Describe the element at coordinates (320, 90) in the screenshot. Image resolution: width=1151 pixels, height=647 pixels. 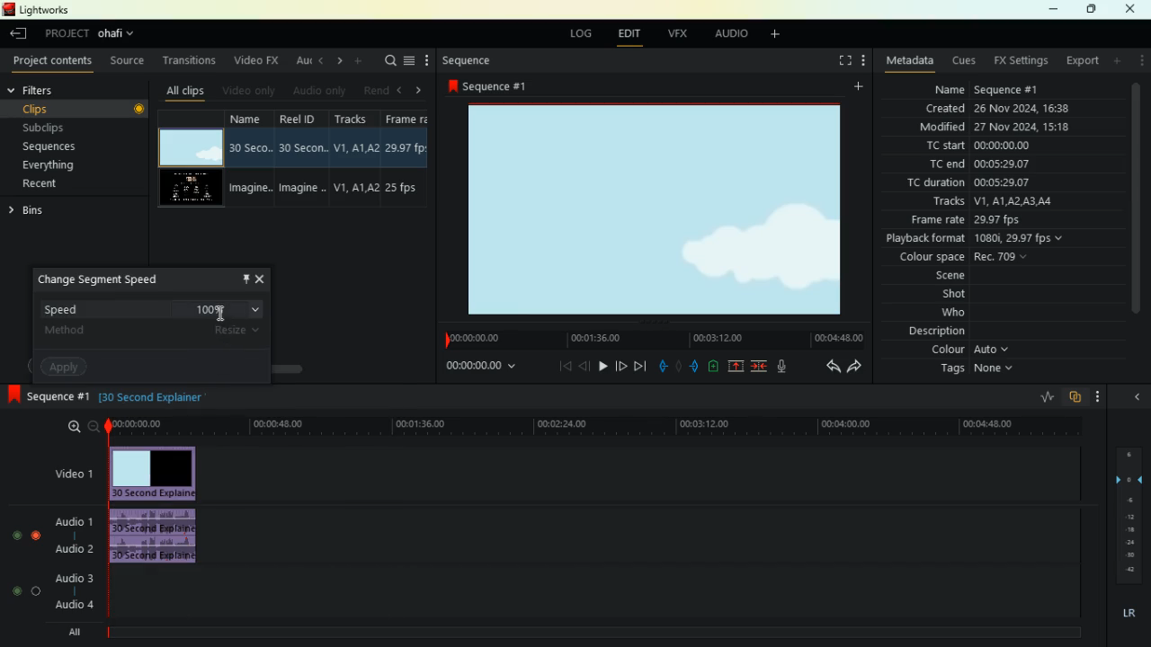
I see `audio only` at that location.